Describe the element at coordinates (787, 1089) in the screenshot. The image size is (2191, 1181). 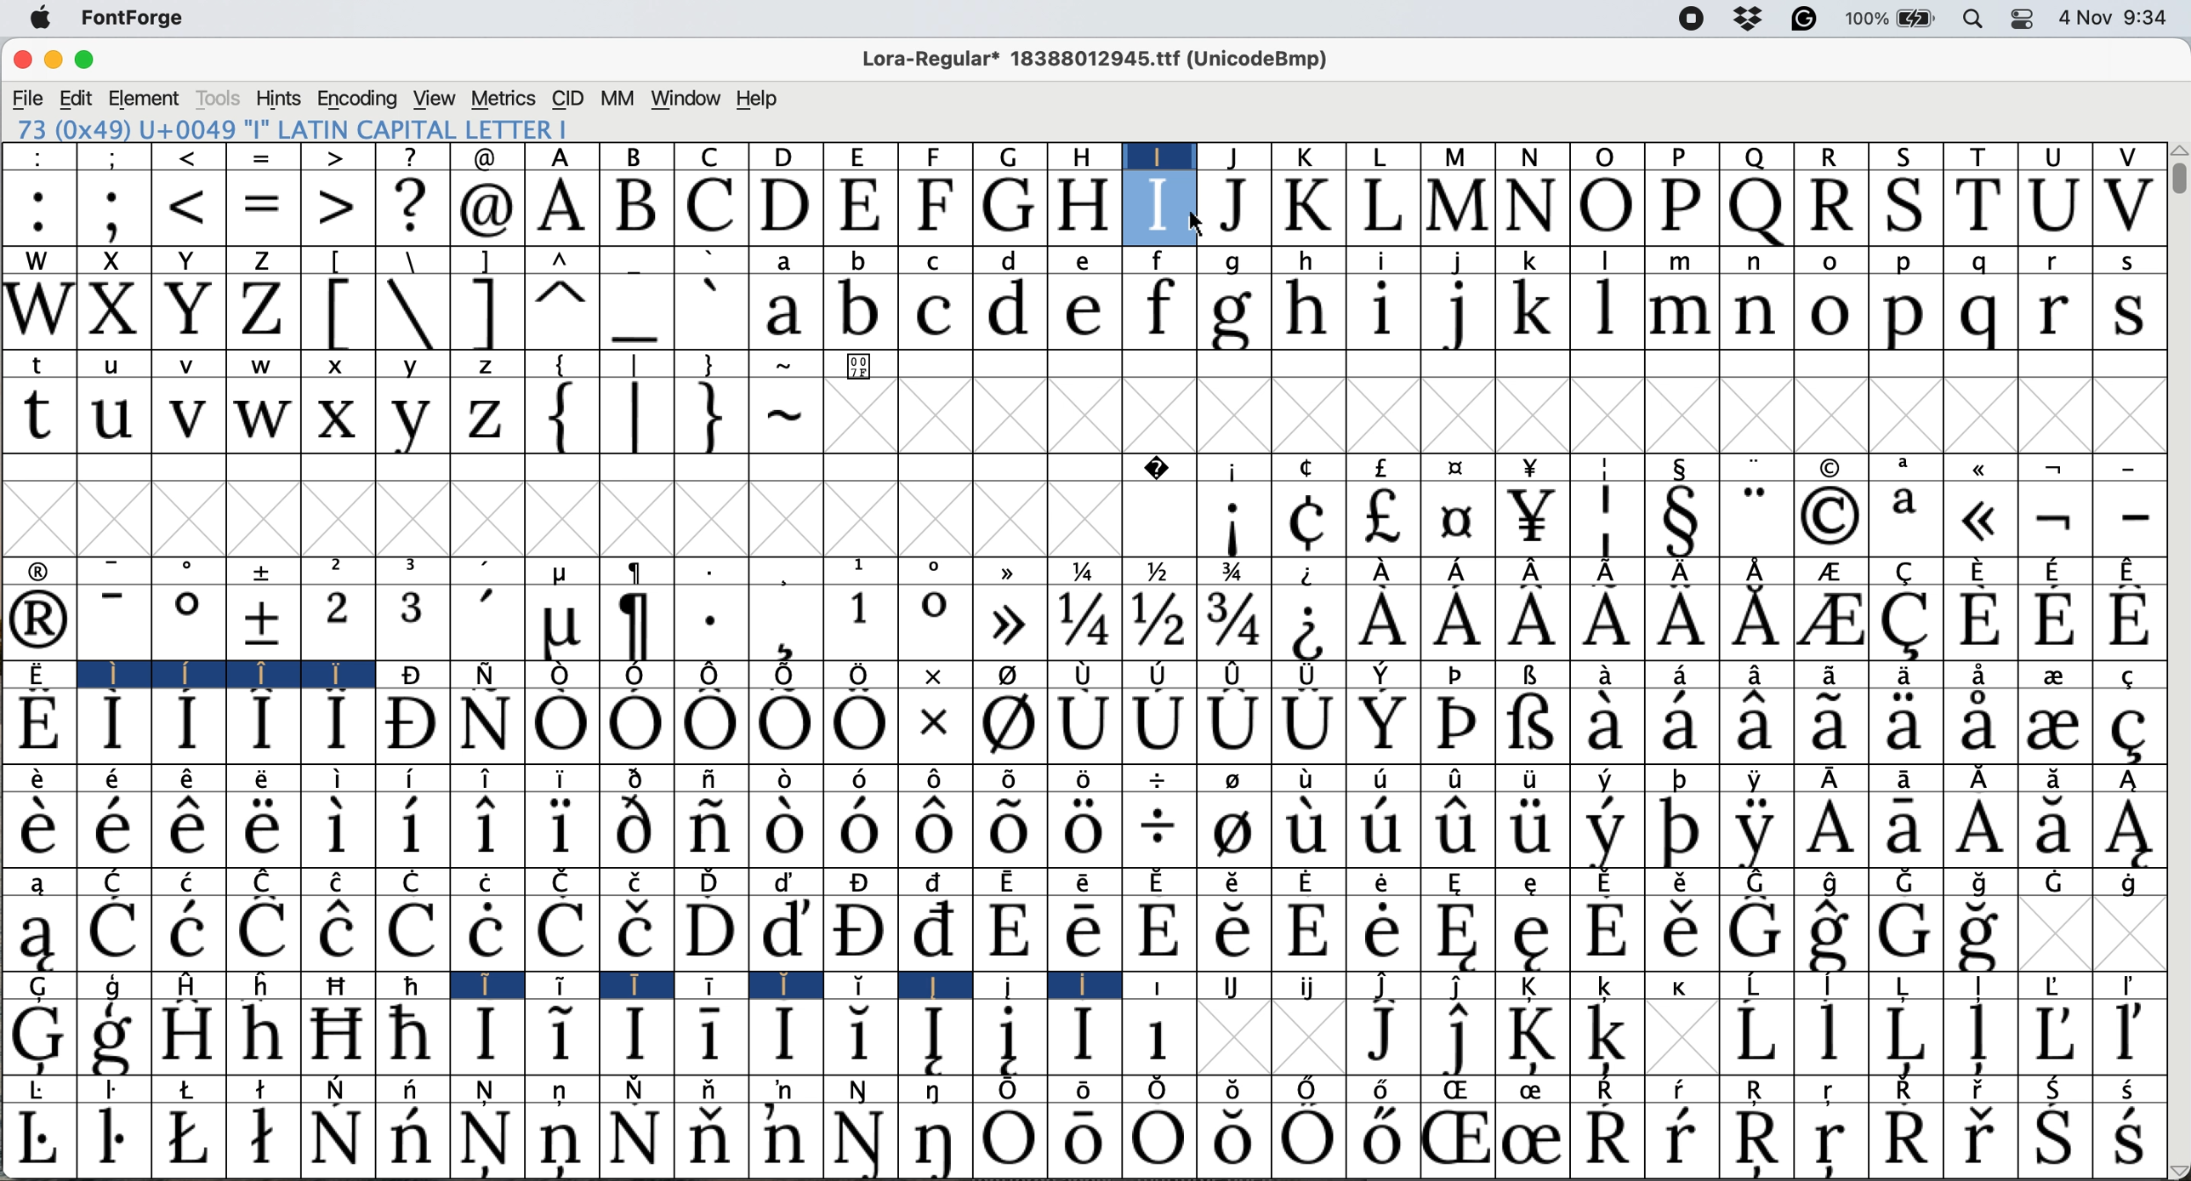
I see `Symbol` at that location.